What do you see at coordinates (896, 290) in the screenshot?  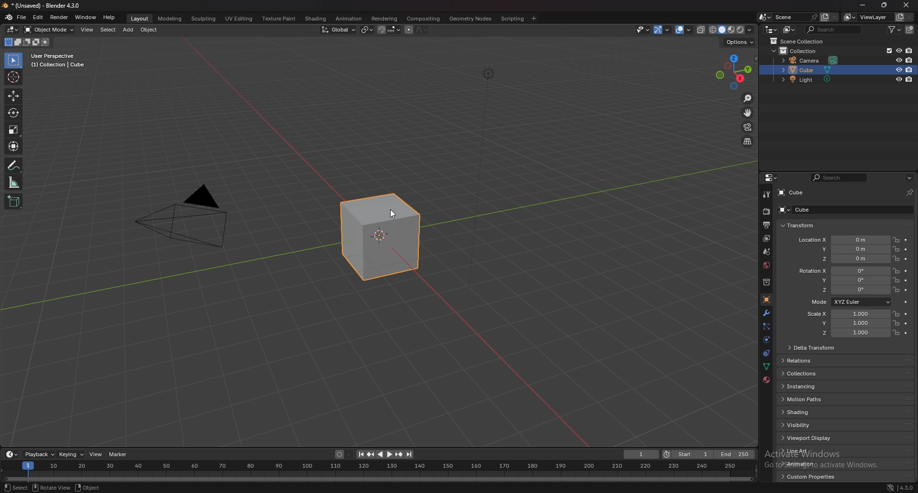 I see `lock` at bounding box center [896, 290].